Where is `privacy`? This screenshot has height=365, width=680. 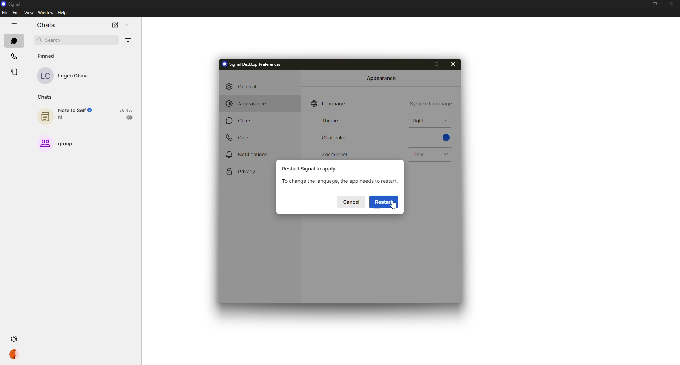
privacy is located at coordinates (240, 172).